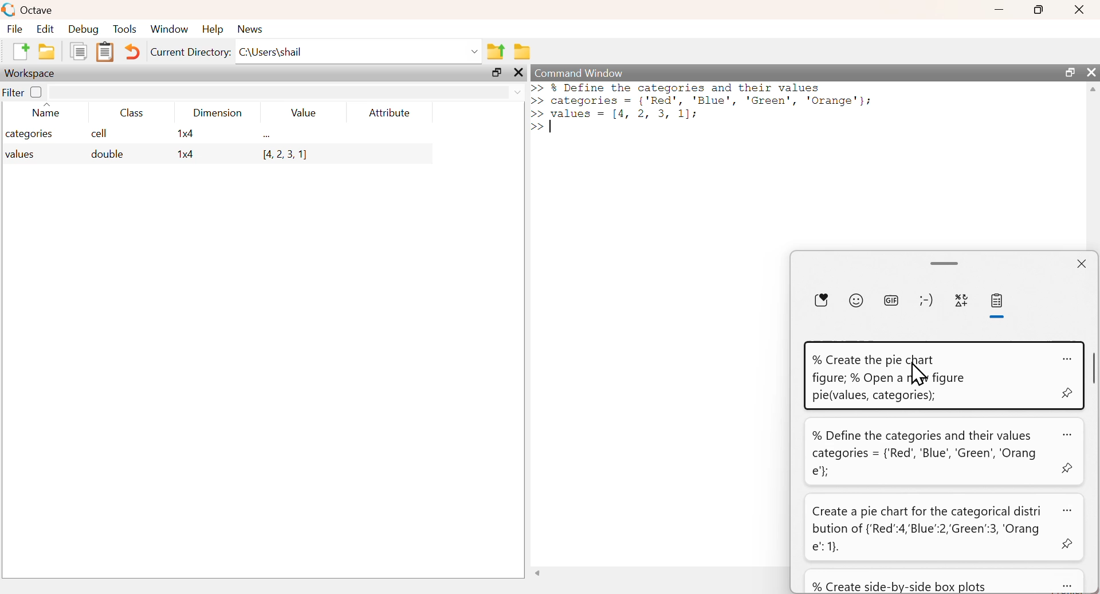 The image size is (1100, 594). I want to click on Value, so click(304, 113).